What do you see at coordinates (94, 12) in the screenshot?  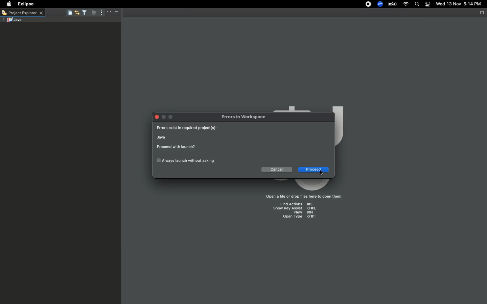 I see `Focus on active task` at bounding box center [94, 12].